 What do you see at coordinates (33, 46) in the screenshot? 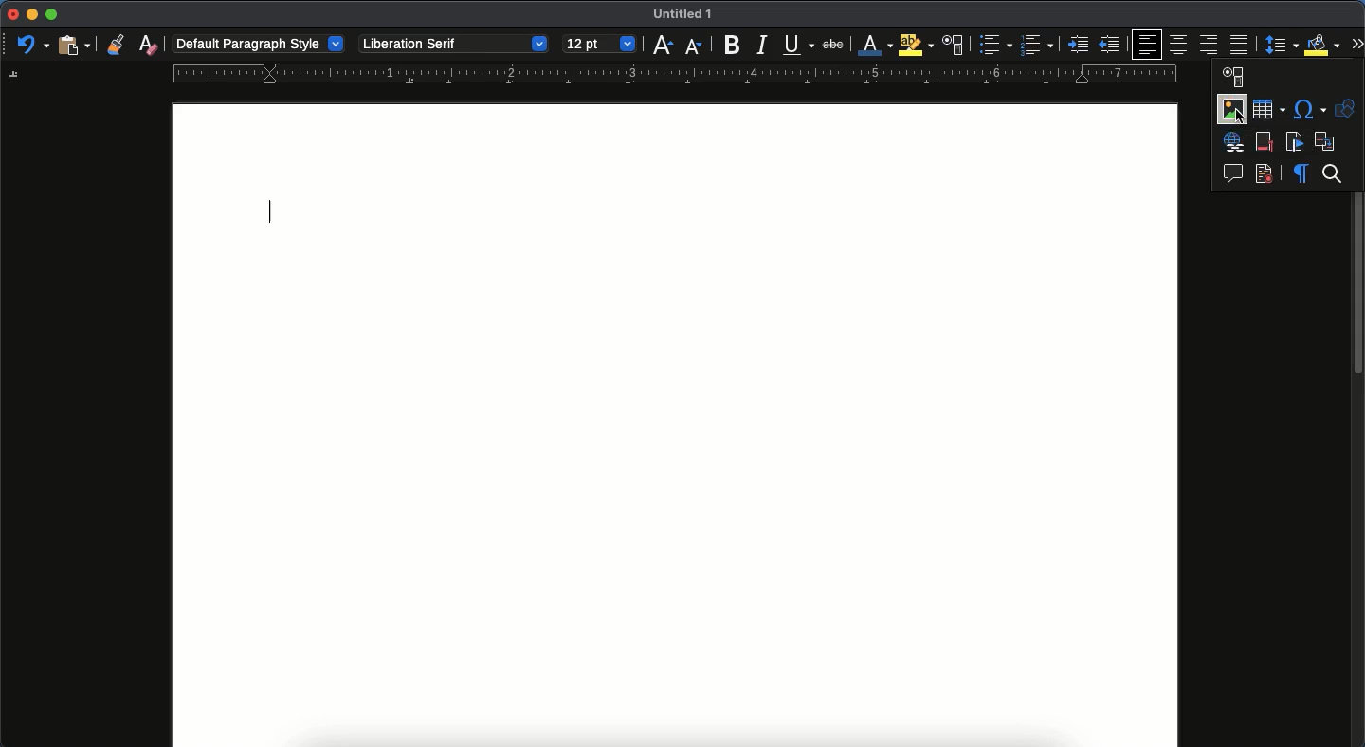
I see `undo` at bounding box center [33, 46].